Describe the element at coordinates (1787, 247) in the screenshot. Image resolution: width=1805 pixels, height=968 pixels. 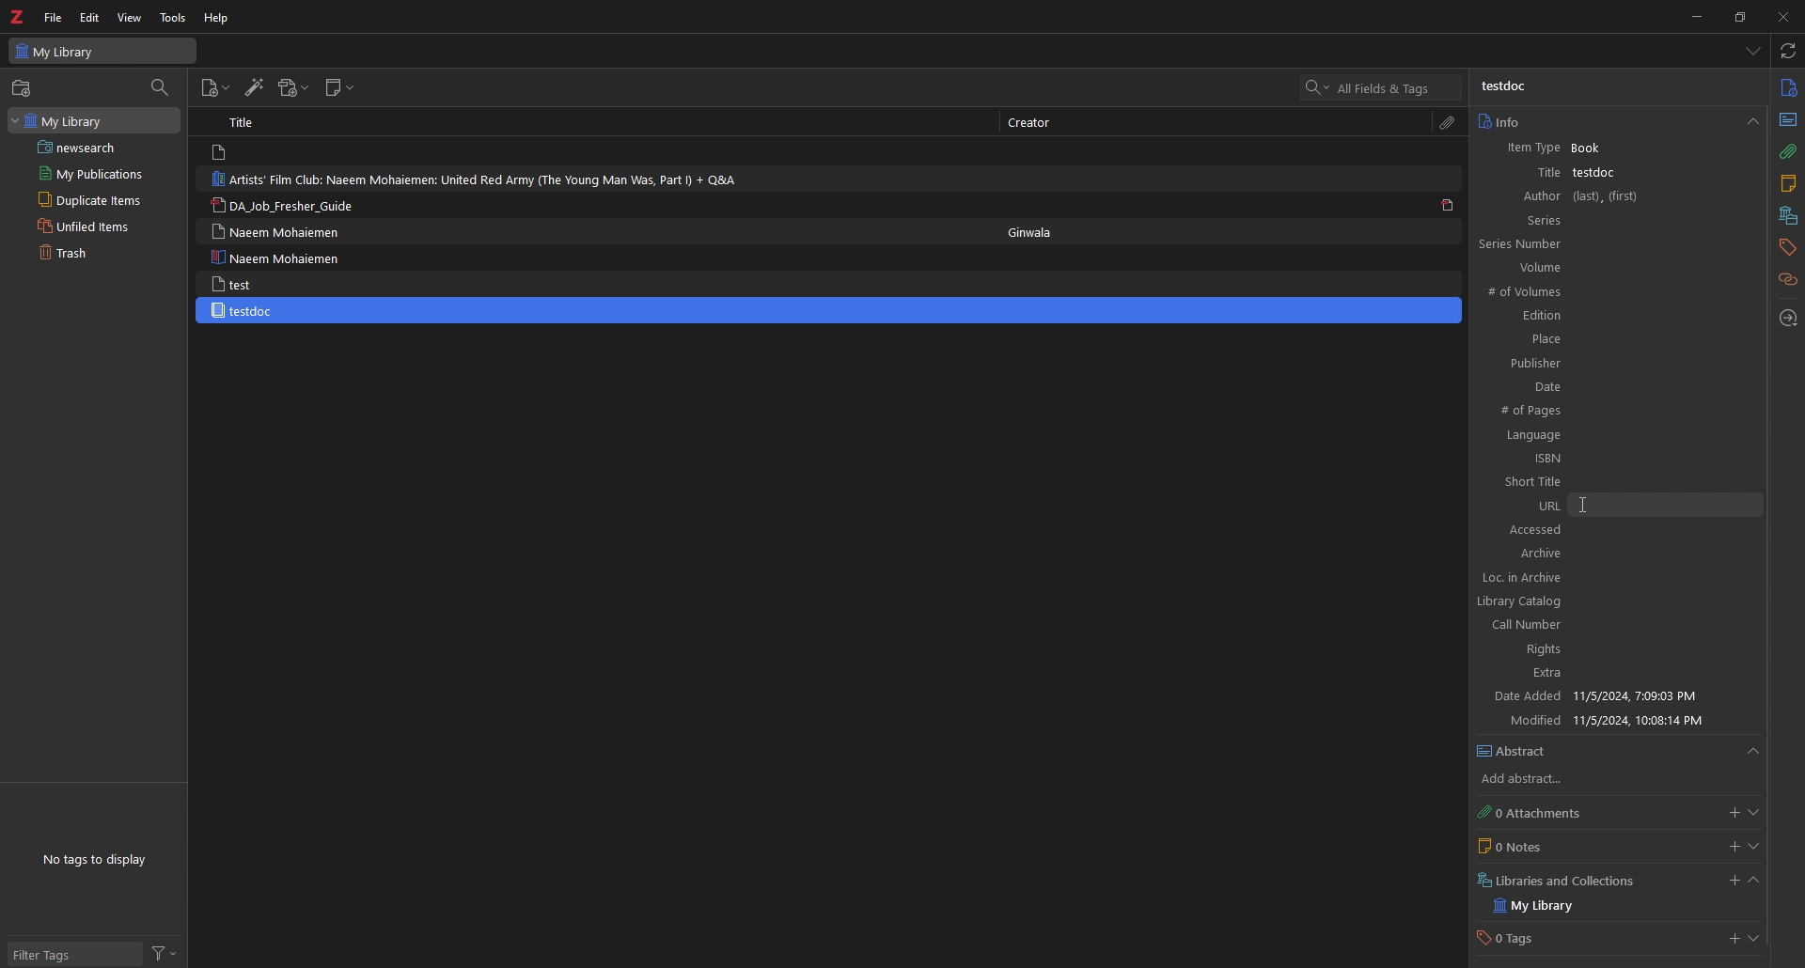
I see `tags` at that location.